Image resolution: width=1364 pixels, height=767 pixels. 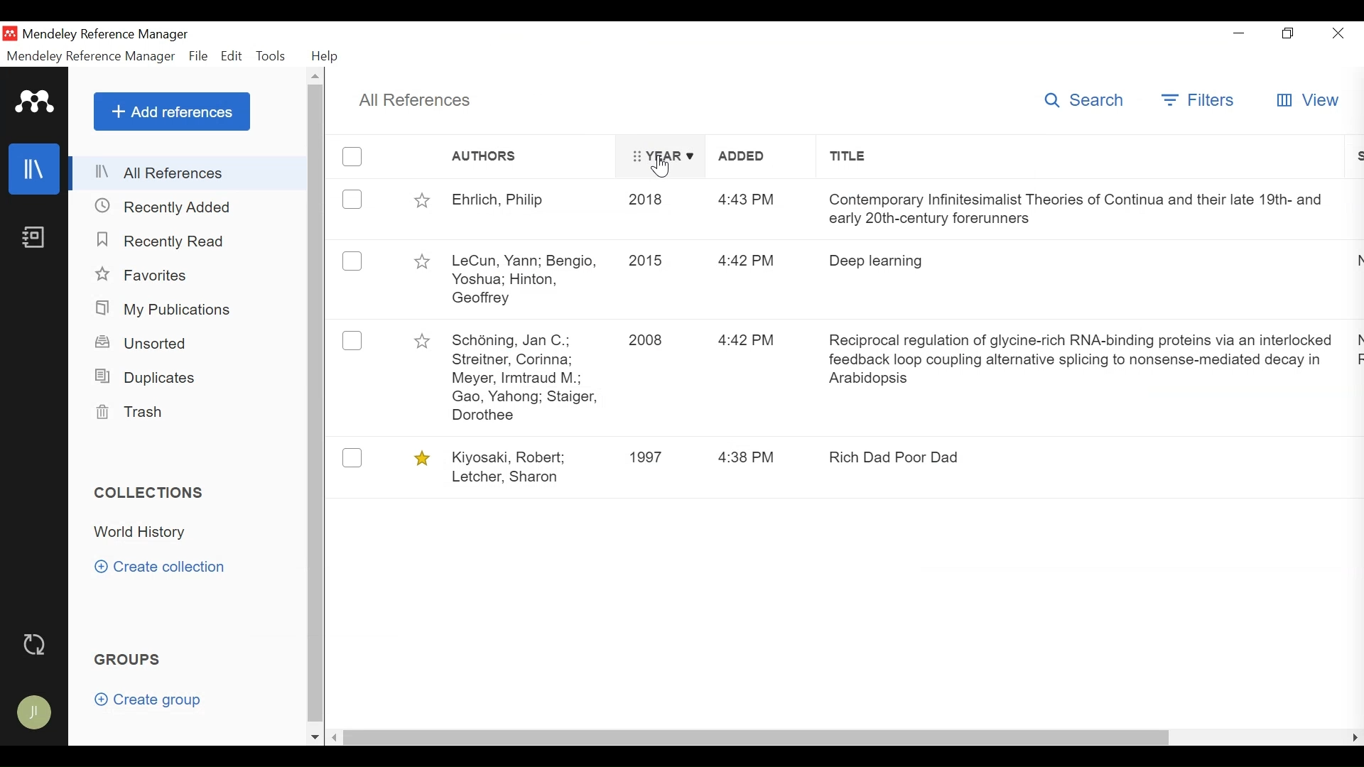 I want to click on My Publications, so click(x=168, y=309).